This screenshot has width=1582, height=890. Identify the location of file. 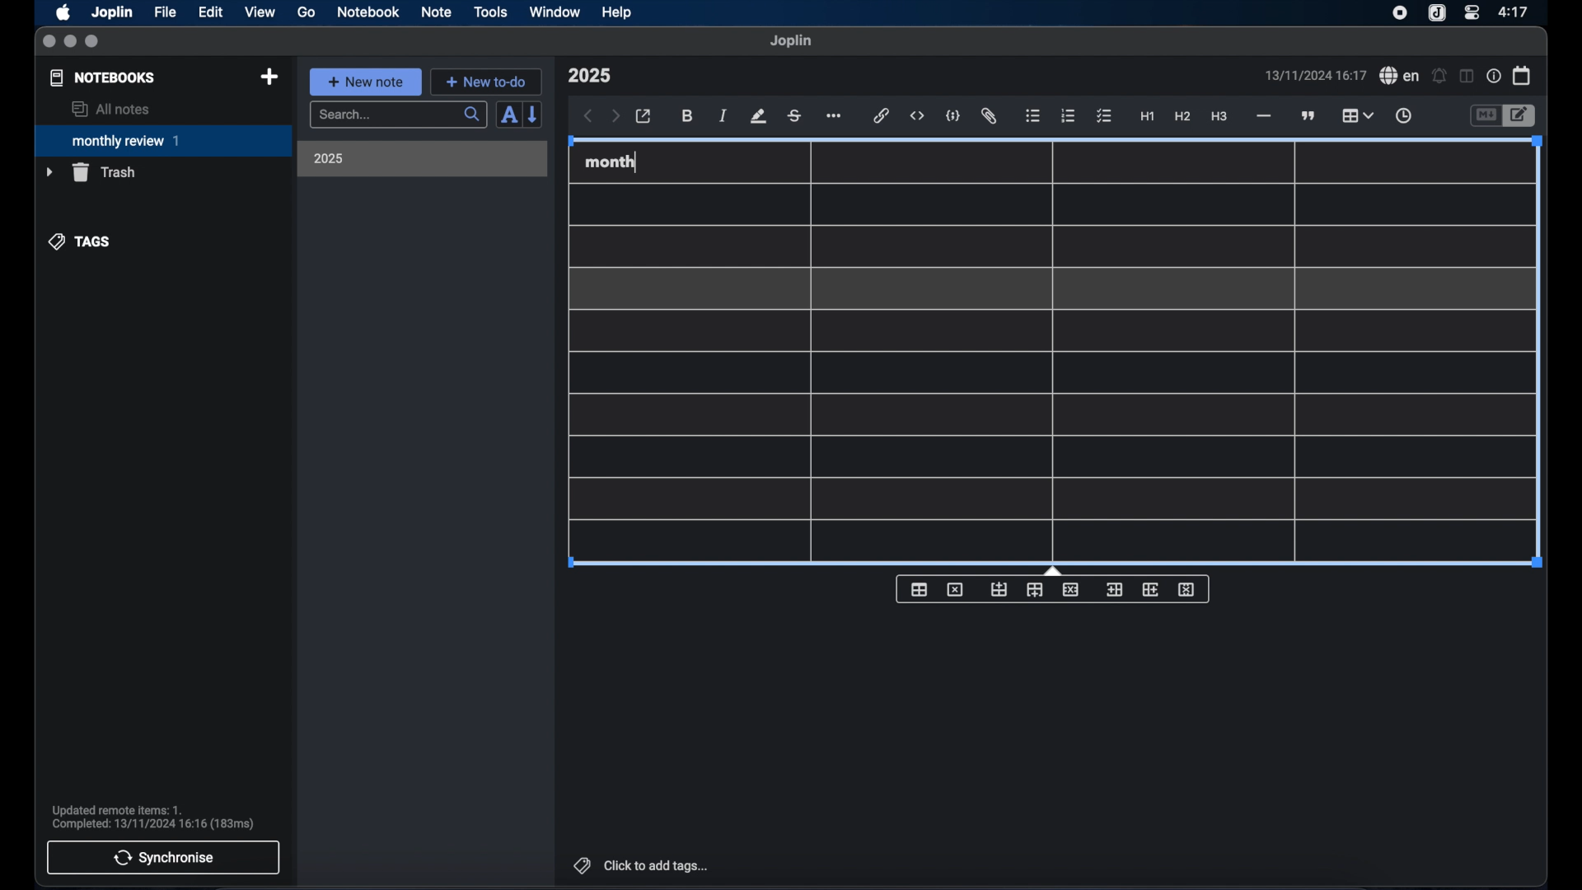
(165, 12).